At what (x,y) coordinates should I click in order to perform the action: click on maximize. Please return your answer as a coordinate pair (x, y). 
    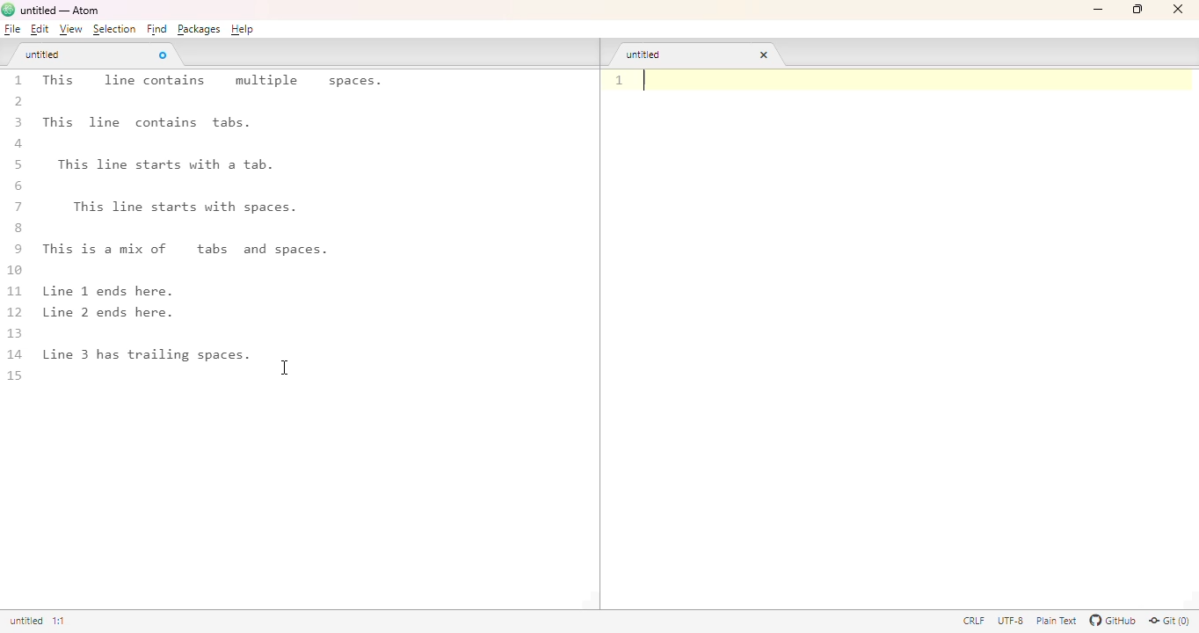
    Looking at the image, I should click on (1139, 8).